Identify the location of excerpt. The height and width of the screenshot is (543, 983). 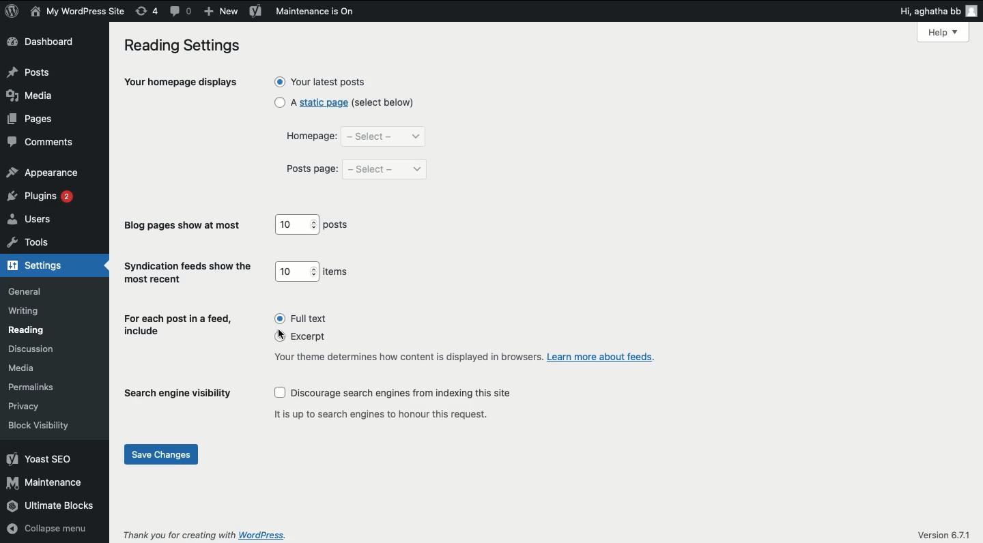
(301, 336).